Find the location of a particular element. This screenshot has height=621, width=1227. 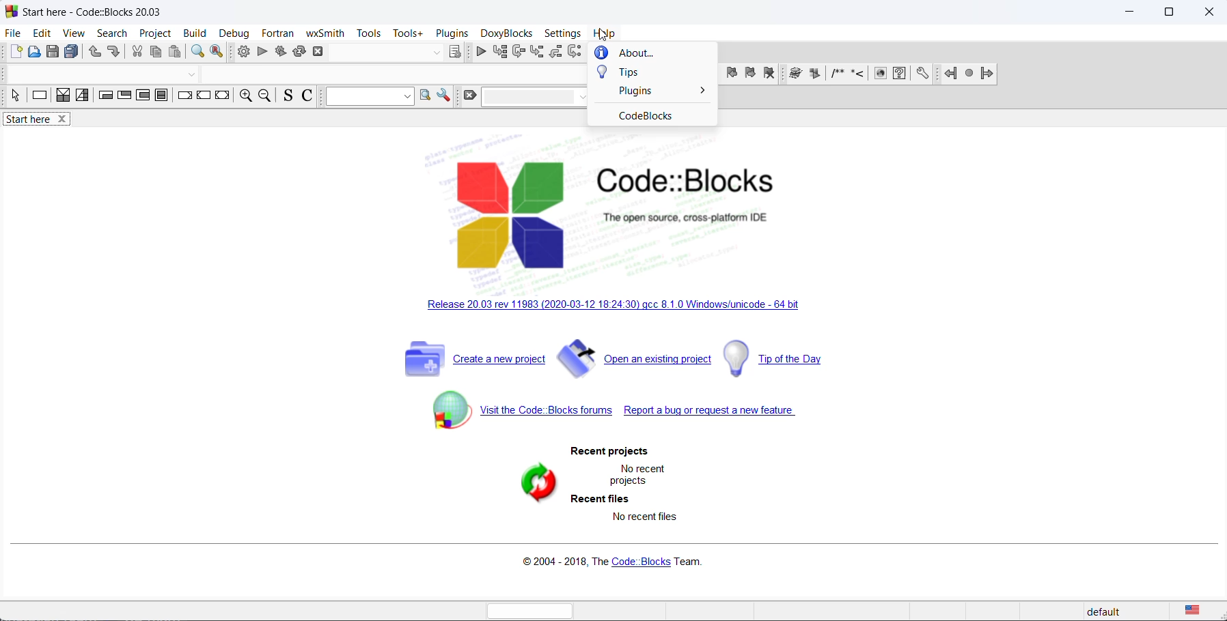

next line is located at coordinates (521, 52).